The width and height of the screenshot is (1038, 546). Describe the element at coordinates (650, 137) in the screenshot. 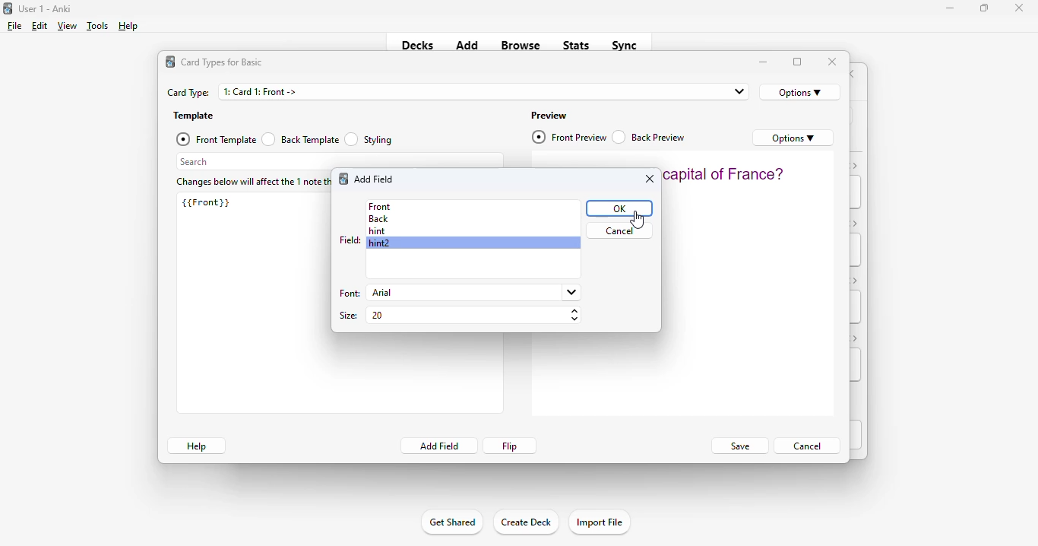

I see `back preview` at that location.